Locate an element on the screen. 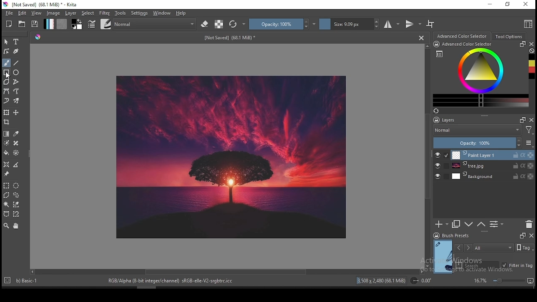 The width and height of the screenshot is (537, 302). reload original preset is located at coordinates (237, 24).